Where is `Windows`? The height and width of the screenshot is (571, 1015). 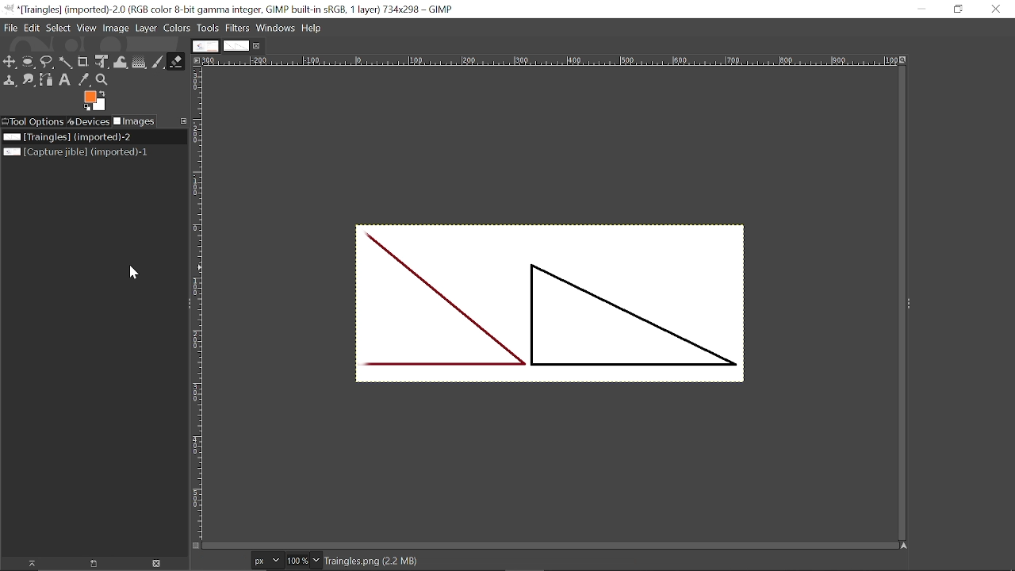
Windows is located at coordinates (275, 28).